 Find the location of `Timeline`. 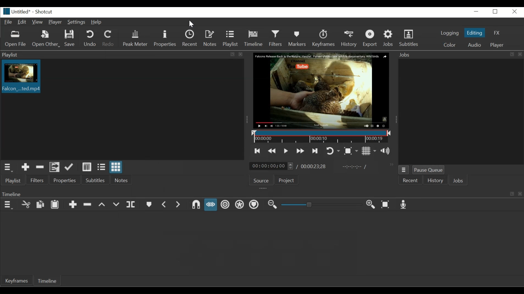

Timeline is located at coordinates (320, 136).